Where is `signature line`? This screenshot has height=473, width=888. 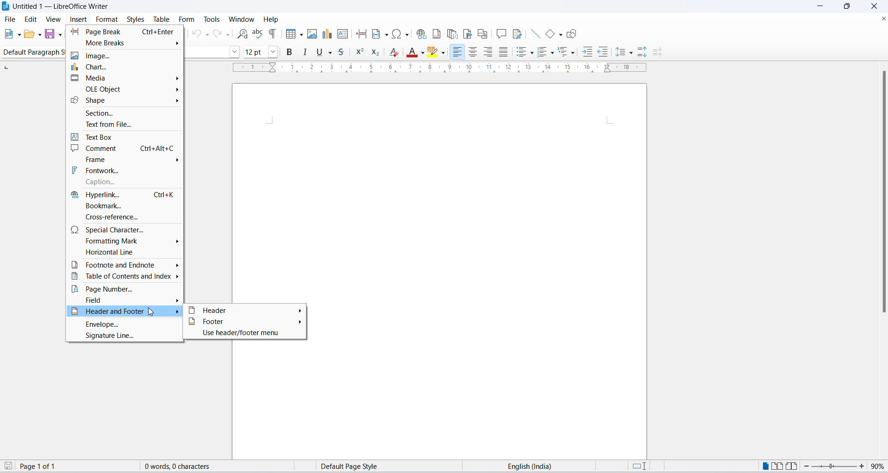
signature line is located at coordinates (123, 338).